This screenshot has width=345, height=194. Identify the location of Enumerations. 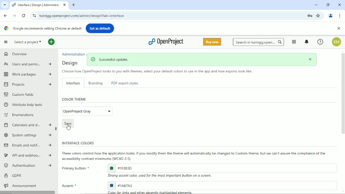
(20, 115).